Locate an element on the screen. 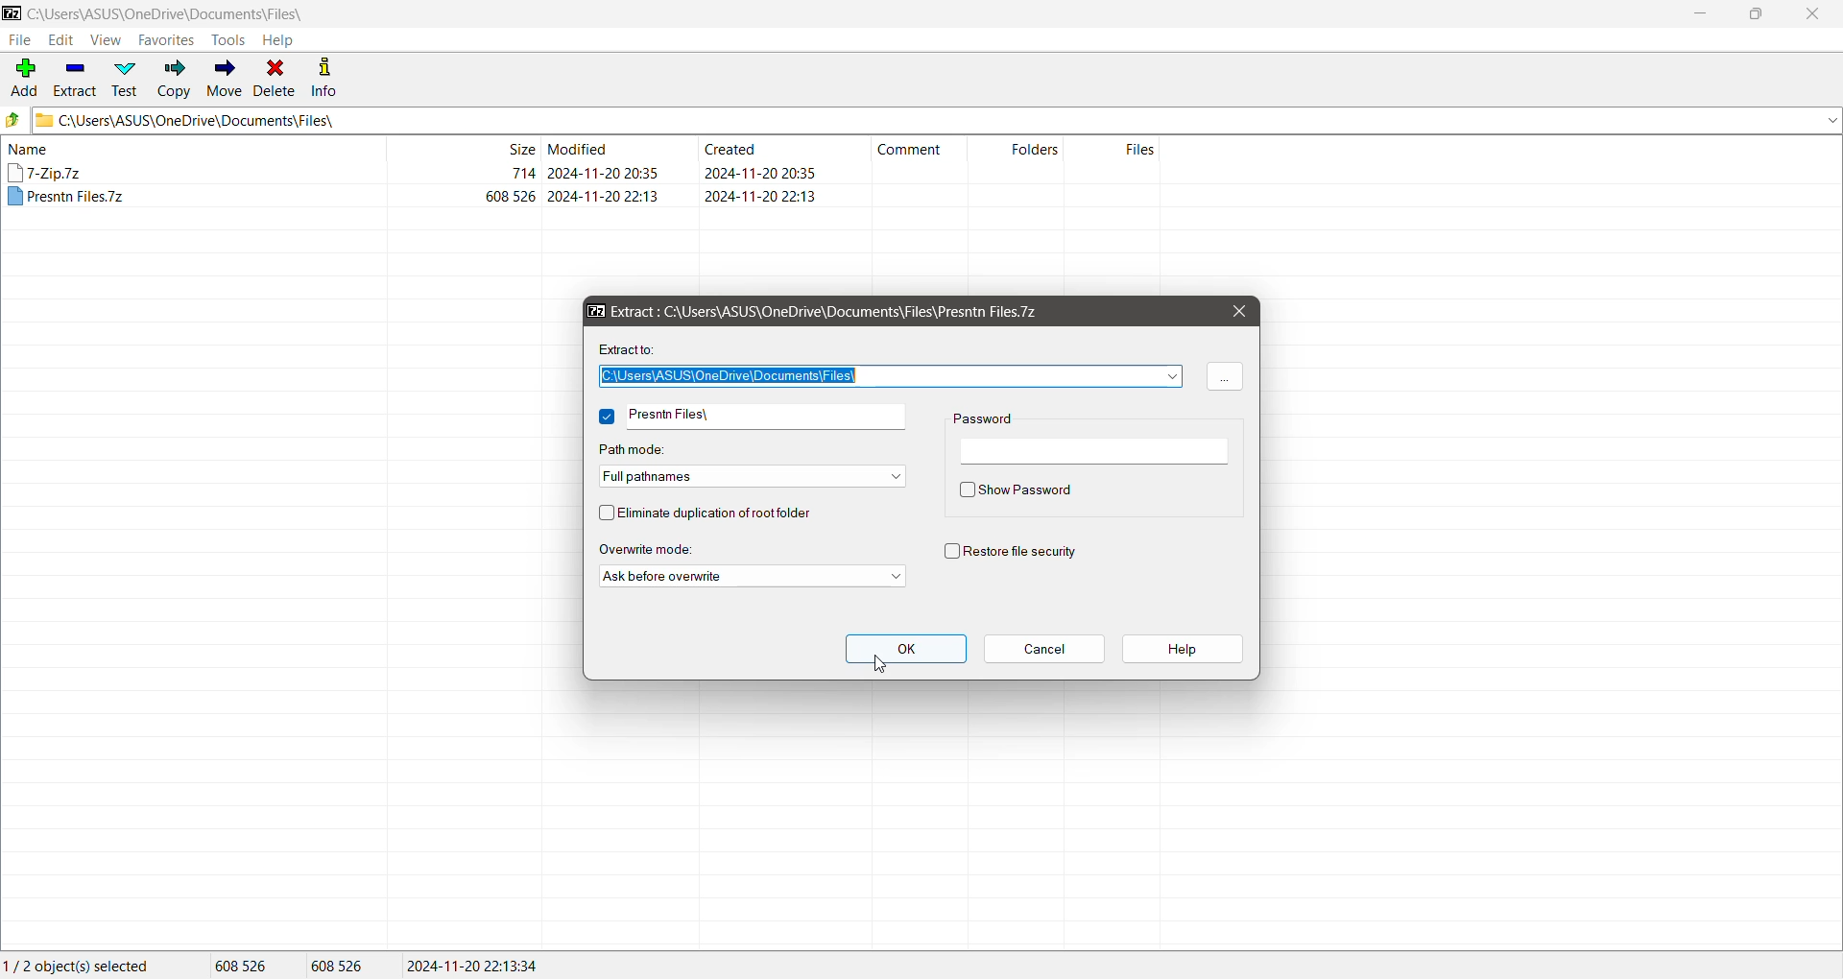 The width and height of the screenshot is (1843, 979). Sie of the last fie selected is located at coordinates (341, 967).